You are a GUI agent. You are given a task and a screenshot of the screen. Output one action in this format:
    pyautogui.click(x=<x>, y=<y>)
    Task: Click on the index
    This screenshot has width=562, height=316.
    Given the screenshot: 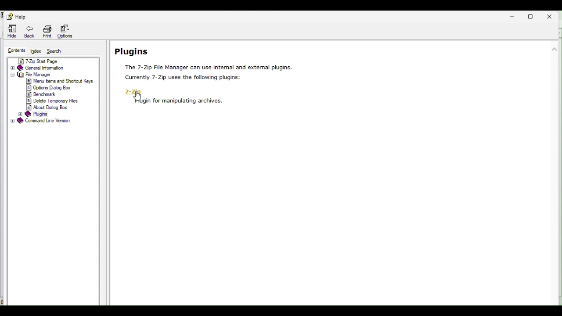 What is the action you would take?
    pyautogui.click(x=35, y=51)
    